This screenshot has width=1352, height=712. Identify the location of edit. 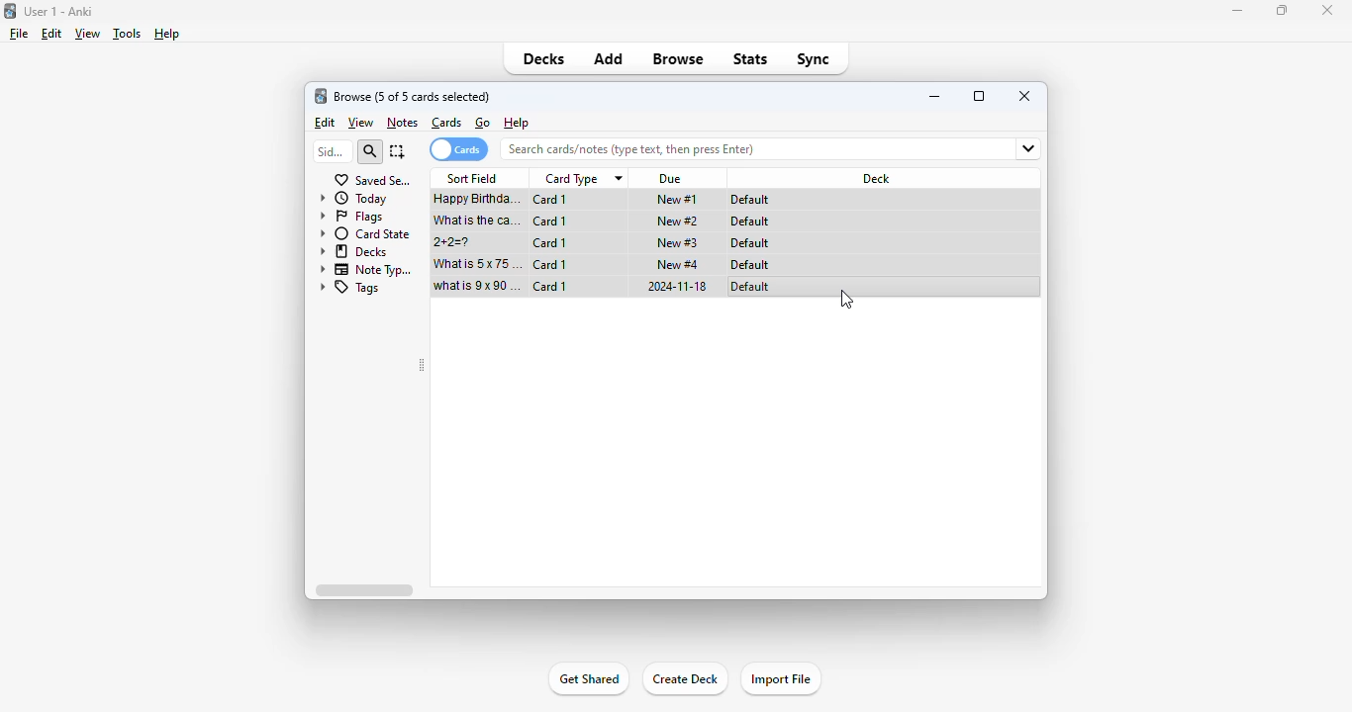
(327, 123).